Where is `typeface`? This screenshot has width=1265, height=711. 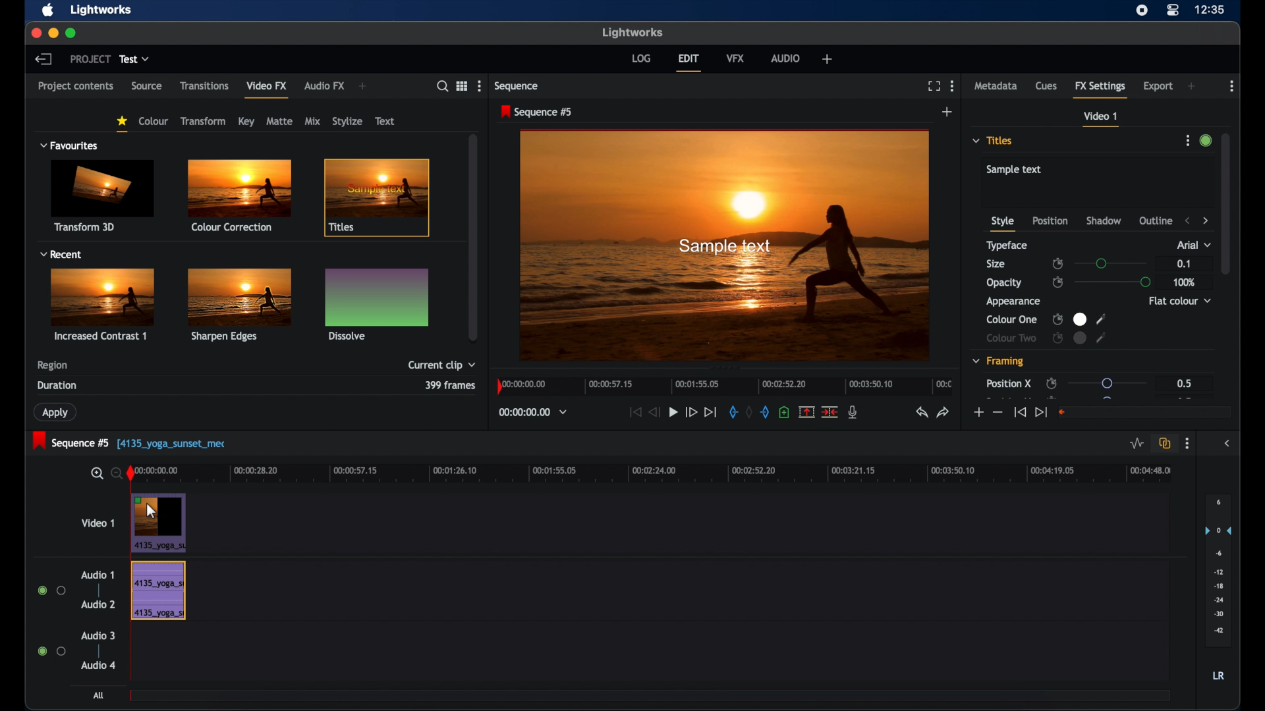
typeface is located at coordinates (1007, 246).